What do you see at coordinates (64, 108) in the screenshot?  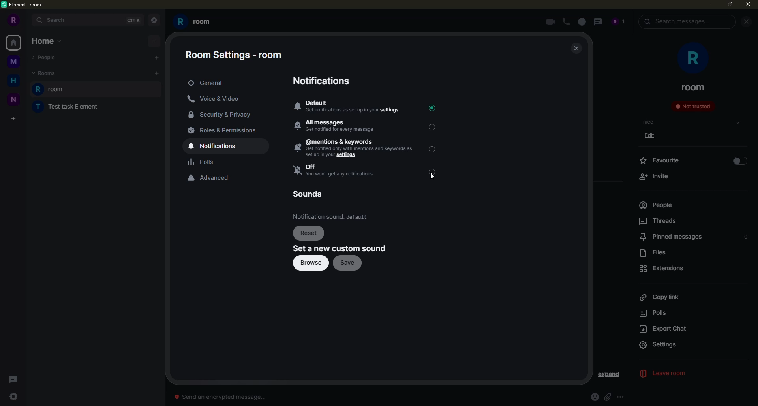 I see `test task element` at bounding box center [64, 108].